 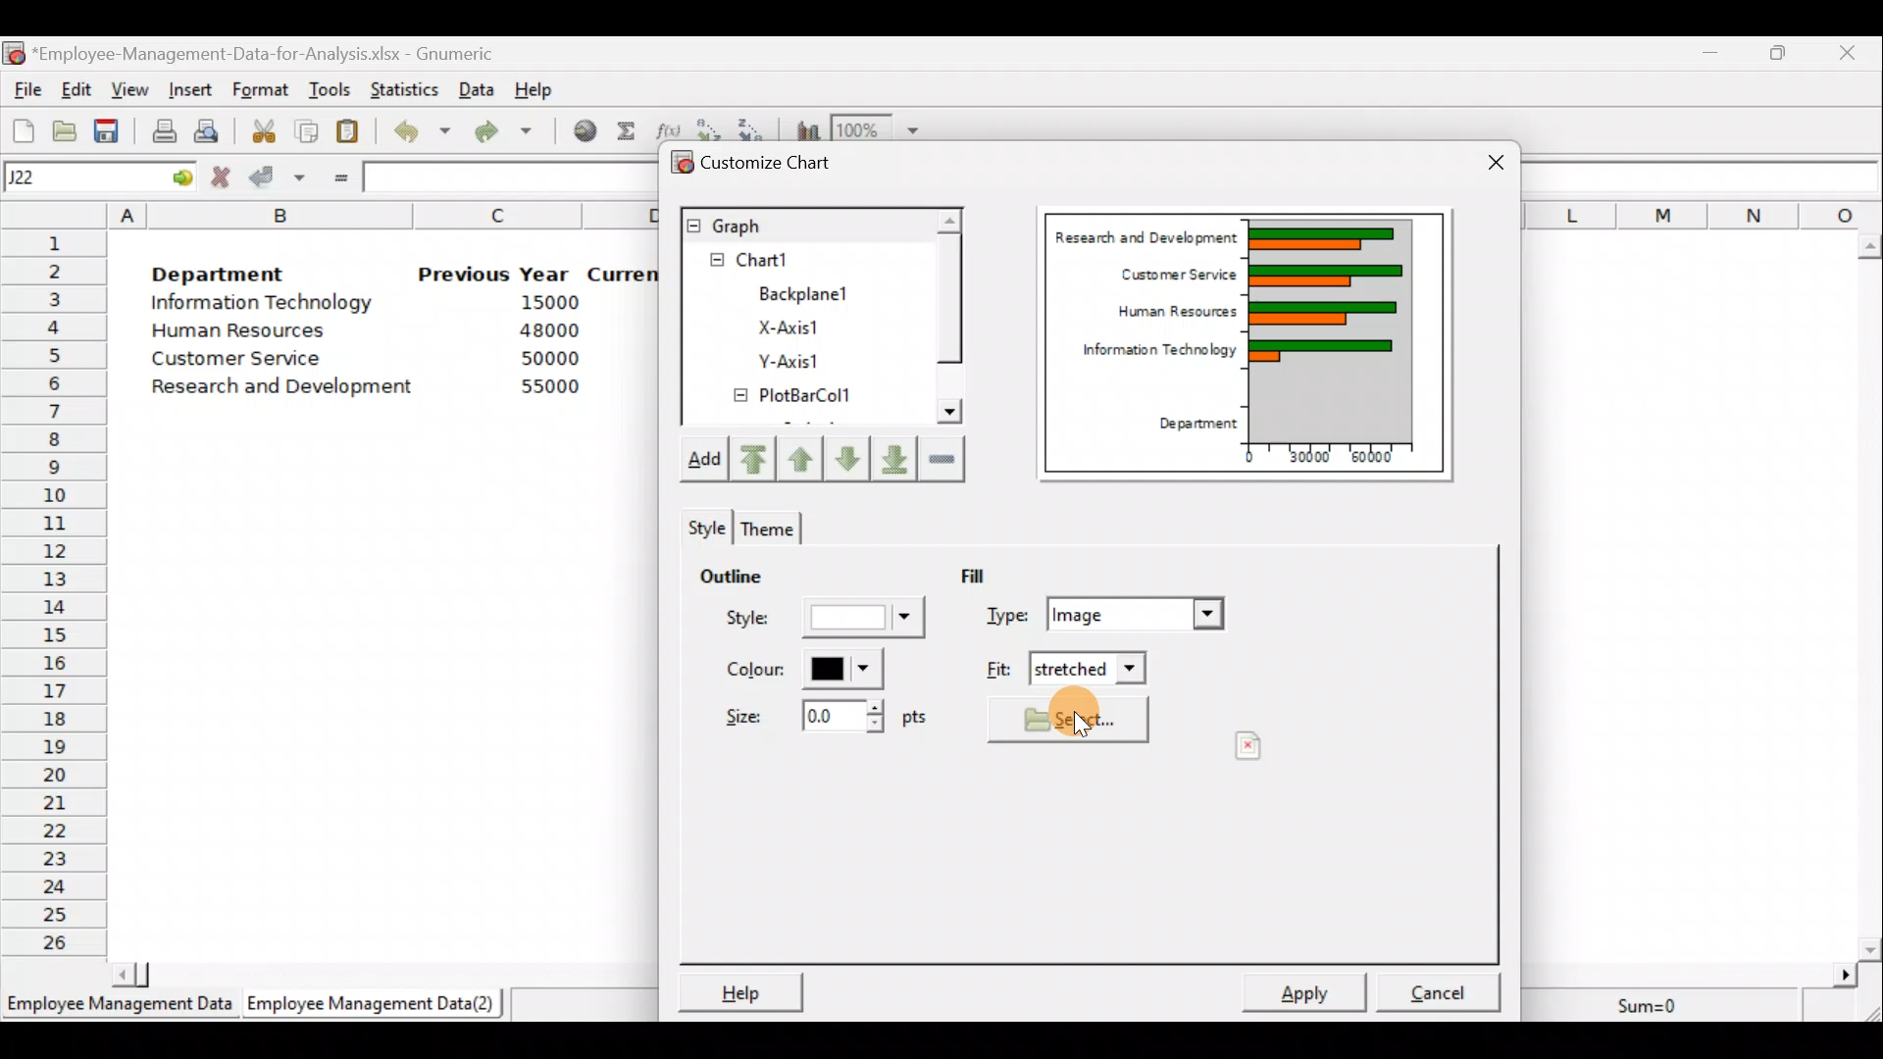 I want to click on Research and development, so click(x=283, y=384).